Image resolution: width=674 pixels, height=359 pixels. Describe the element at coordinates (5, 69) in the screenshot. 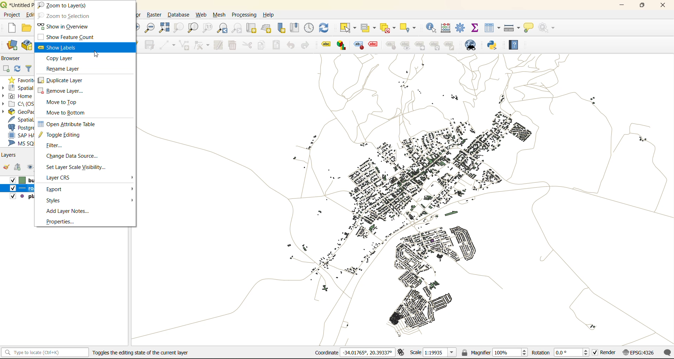

I see `add` at that location.